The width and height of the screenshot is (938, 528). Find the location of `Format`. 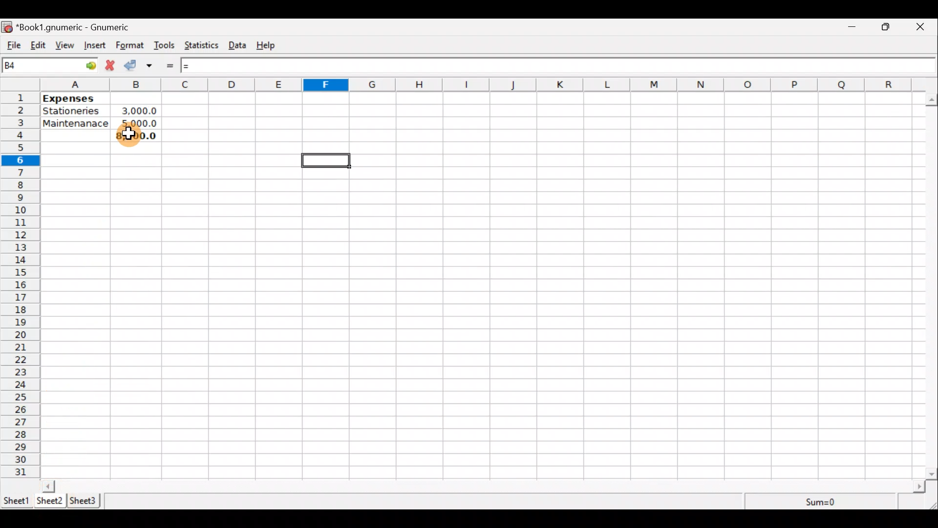

Format is located at coordinates (130, 46).